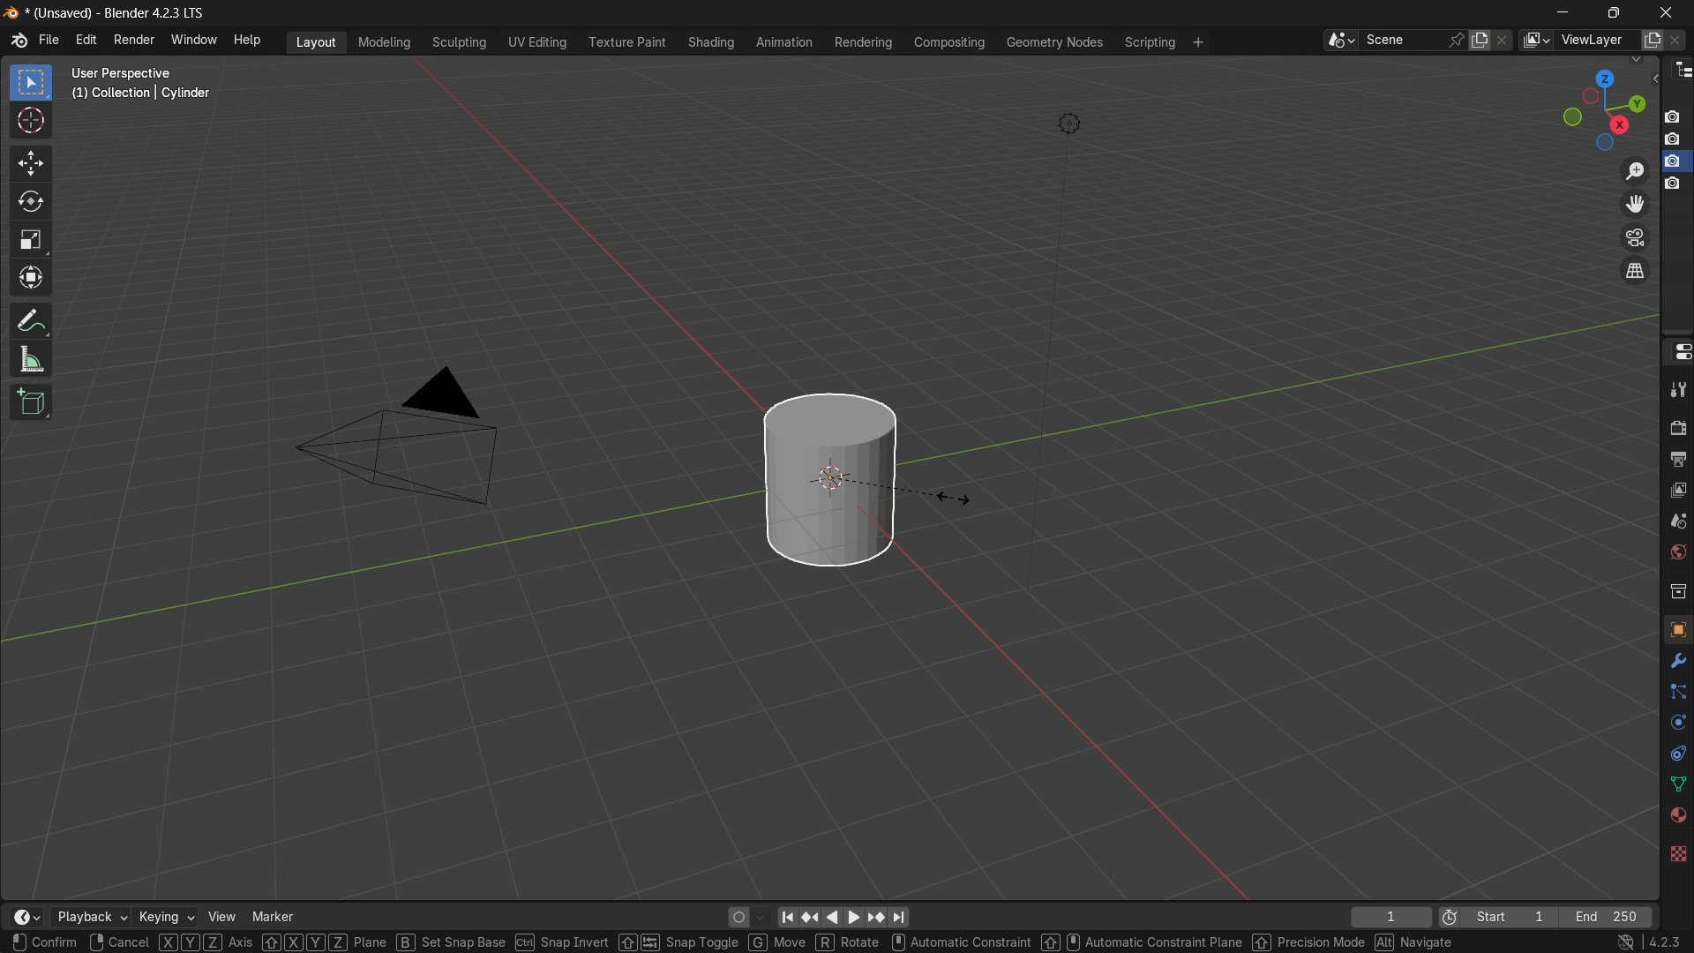 The width and height of the screenshot is (1694, 953). What do you see at coordinates (1610, 917) in the screenshot?
I see `End 250` at bounding box center [1610, 917].